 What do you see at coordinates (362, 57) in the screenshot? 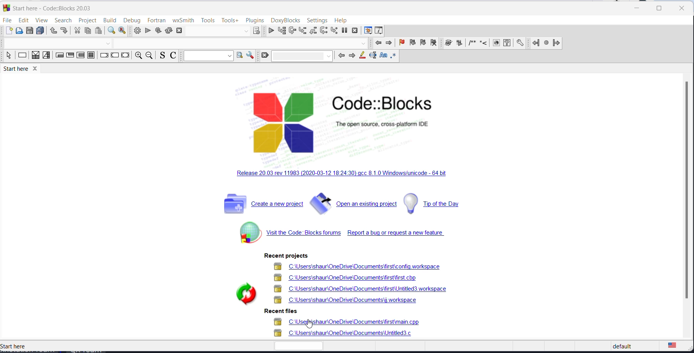
I see `highlight` at bounding box center [362, 57].